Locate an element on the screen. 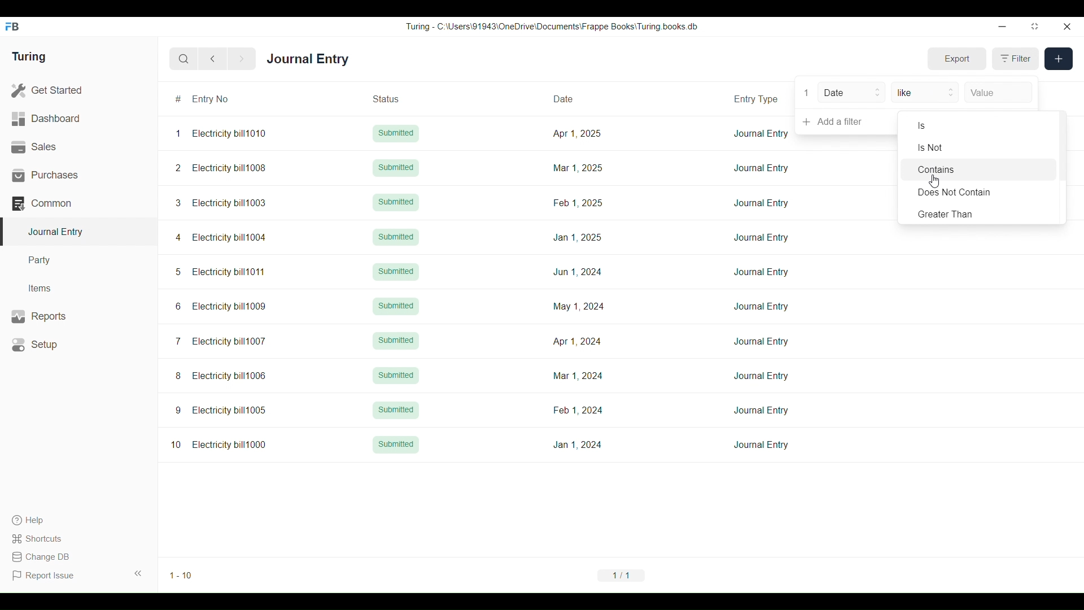 This screenshot has height=610, width=1084. 8 Electricity bill1006 is located at coordinates (221, 376).